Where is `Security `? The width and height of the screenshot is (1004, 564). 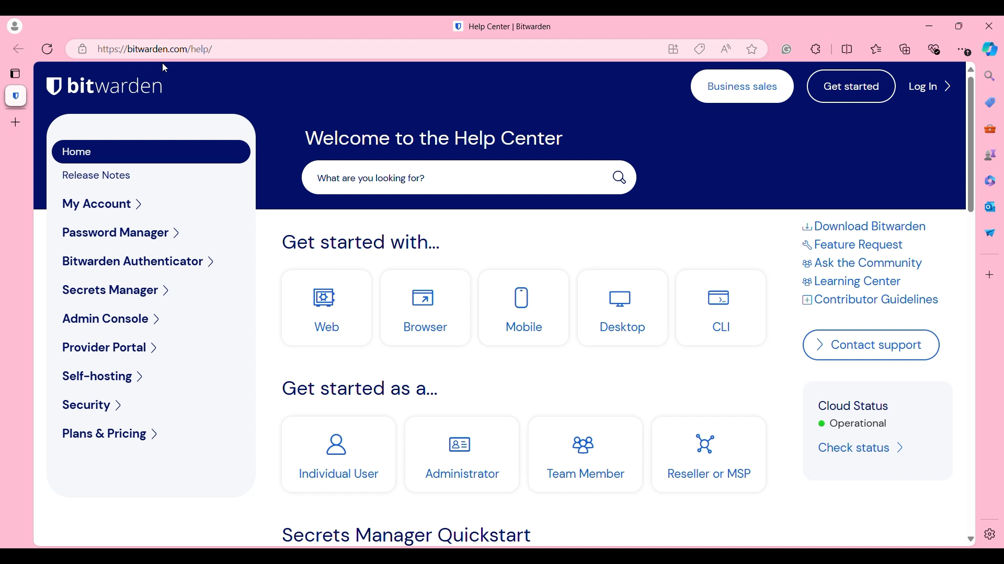 Security  is located at coordinates (154, 405).